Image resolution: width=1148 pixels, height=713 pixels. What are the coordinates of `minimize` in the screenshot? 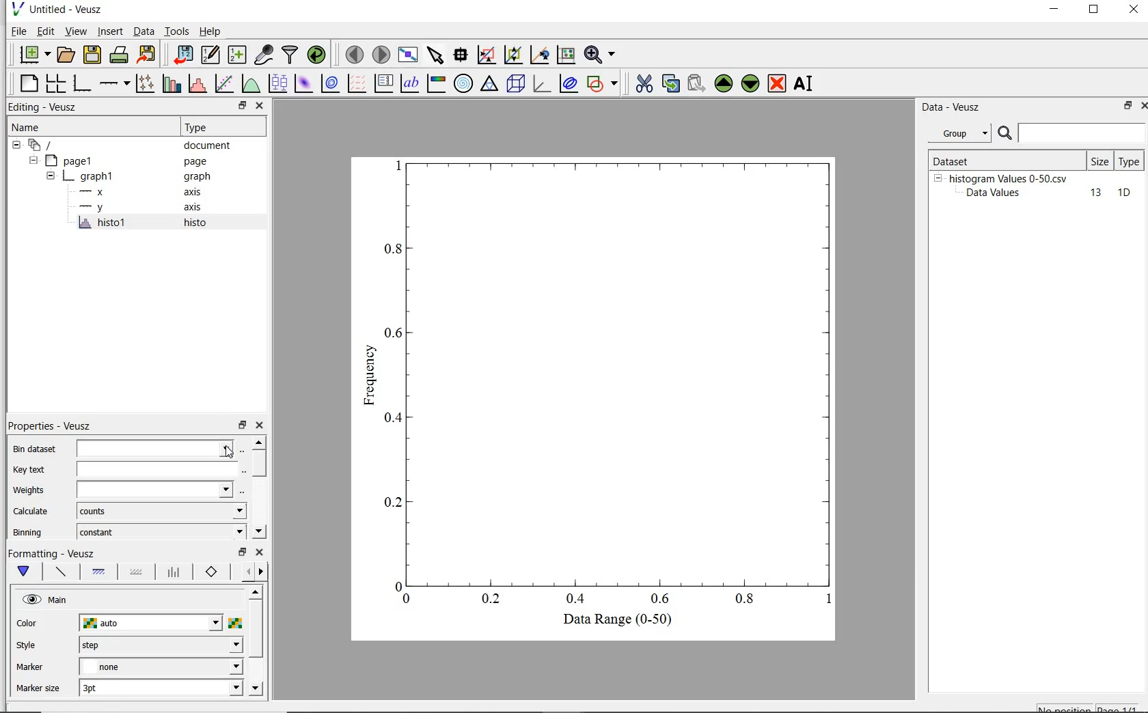 It's located at (1055, 11).